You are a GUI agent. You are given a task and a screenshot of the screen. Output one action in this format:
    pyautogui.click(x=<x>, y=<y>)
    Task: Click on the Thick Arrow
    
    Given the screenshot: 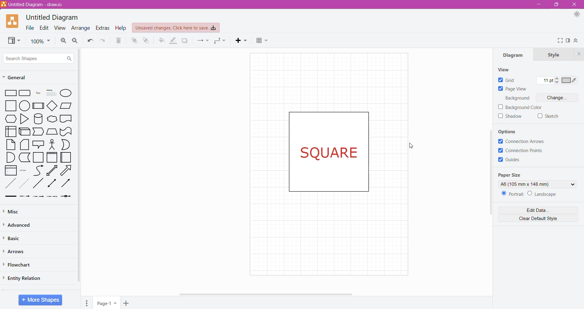 What is the action you would take?
    pyautogui.click(x=9, y=196)
    